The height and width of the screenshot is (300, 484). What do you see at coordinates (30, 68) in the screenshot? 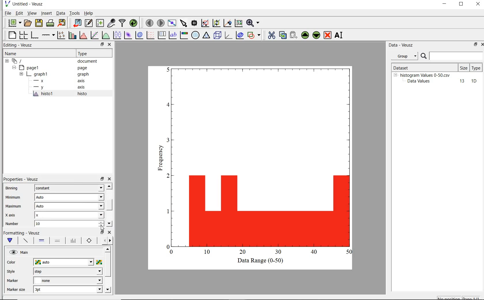
I see `page1` at bounding box center [30, 68].